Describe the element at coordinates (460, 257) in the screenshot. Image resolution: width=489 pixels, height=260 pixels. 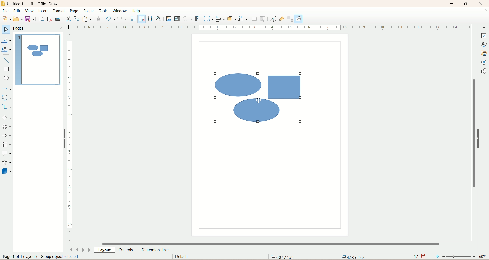
I see `zoom slider` at that location.